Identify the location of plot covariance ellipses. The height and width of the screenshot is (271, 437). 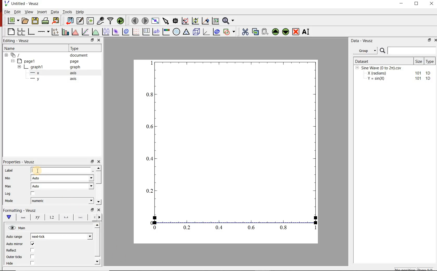
(216, 31).